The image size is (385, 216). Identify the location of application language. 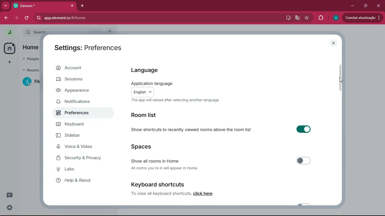
(153, 84).